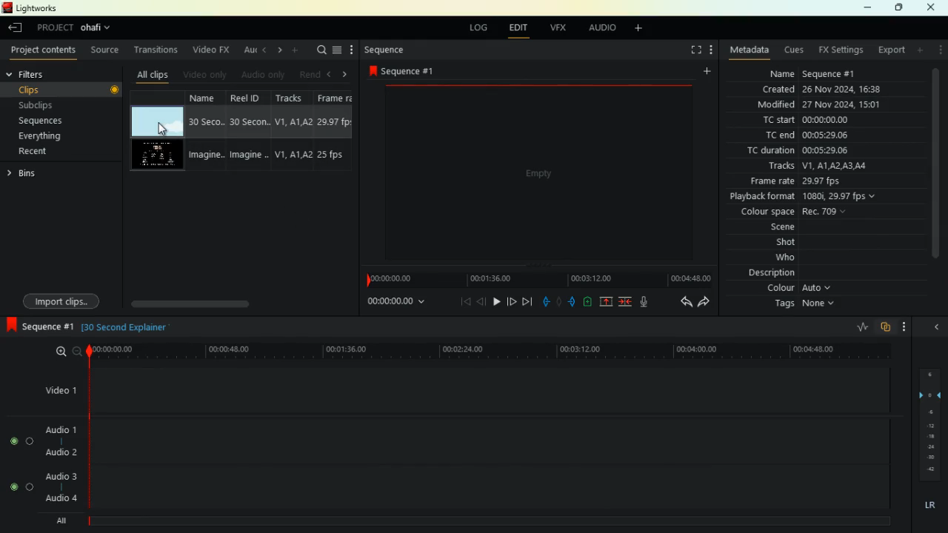 This screenshot has width=948, height=533. What do you see at coordinates (624, 301) in the screenshot?
I see `merge` at bounding box center [624, 301].